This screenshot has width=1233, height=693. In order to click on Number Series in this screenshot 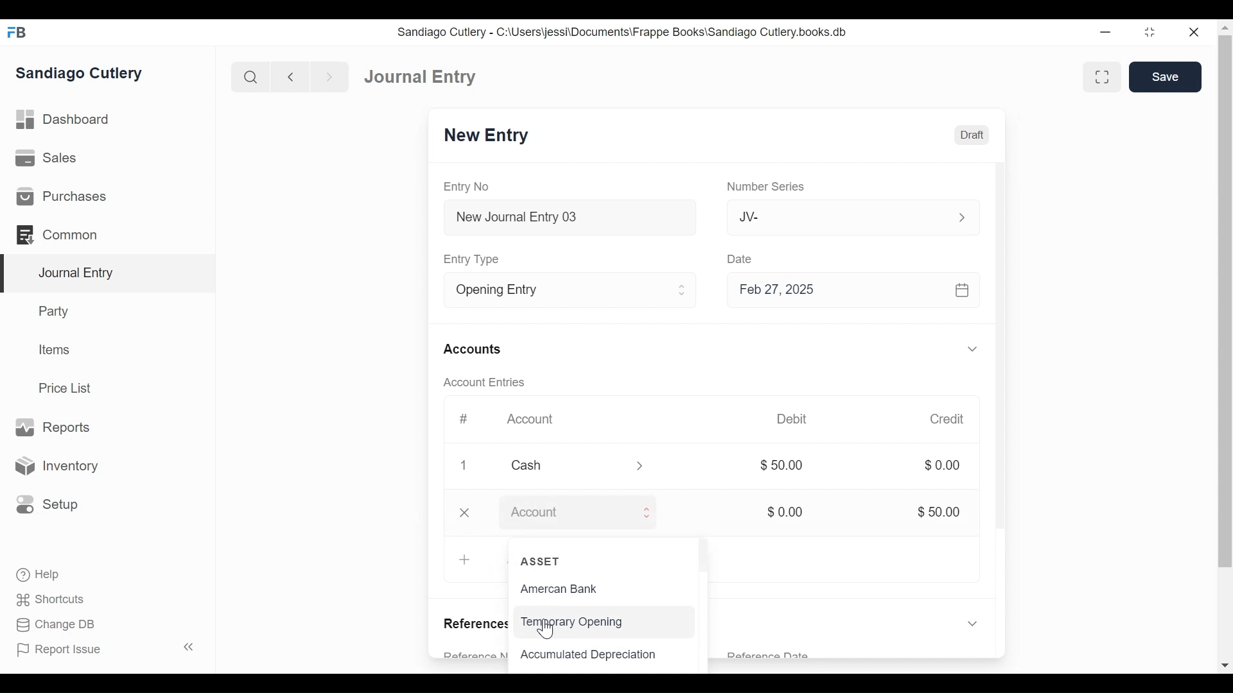, I will do `click(773, 187)`.